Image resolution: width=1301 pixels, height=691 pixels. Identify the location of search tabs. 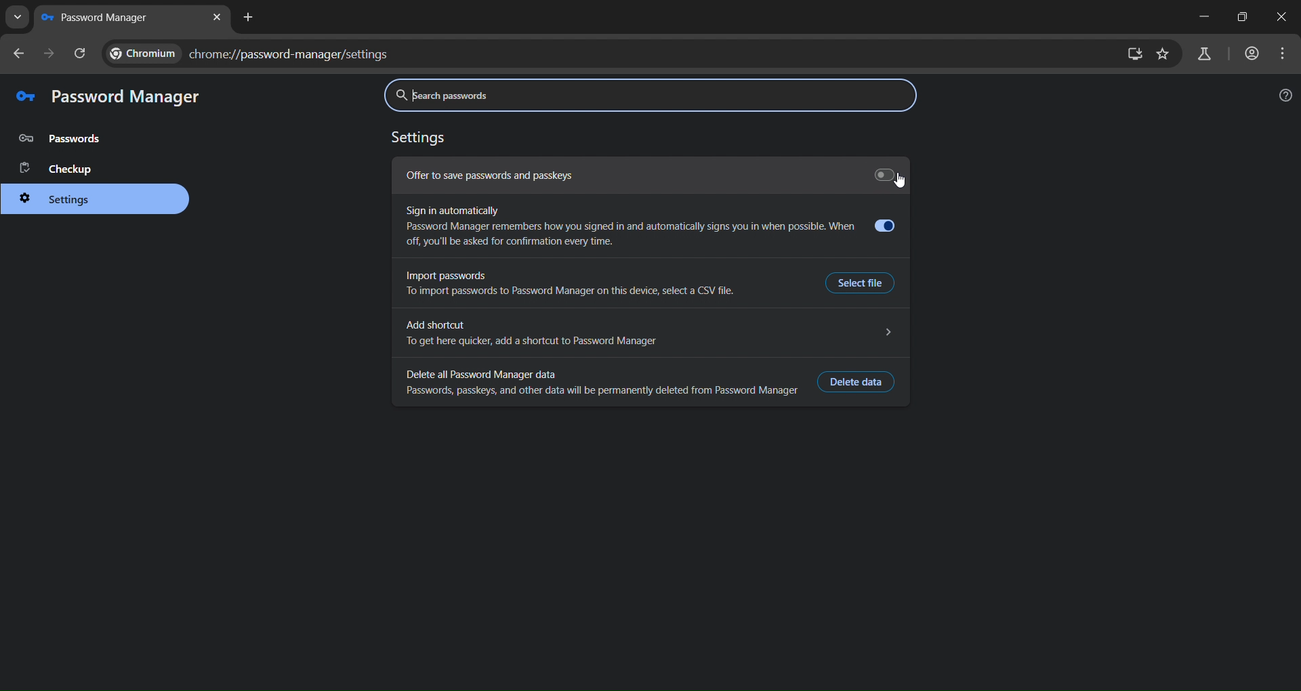
(16, 14).